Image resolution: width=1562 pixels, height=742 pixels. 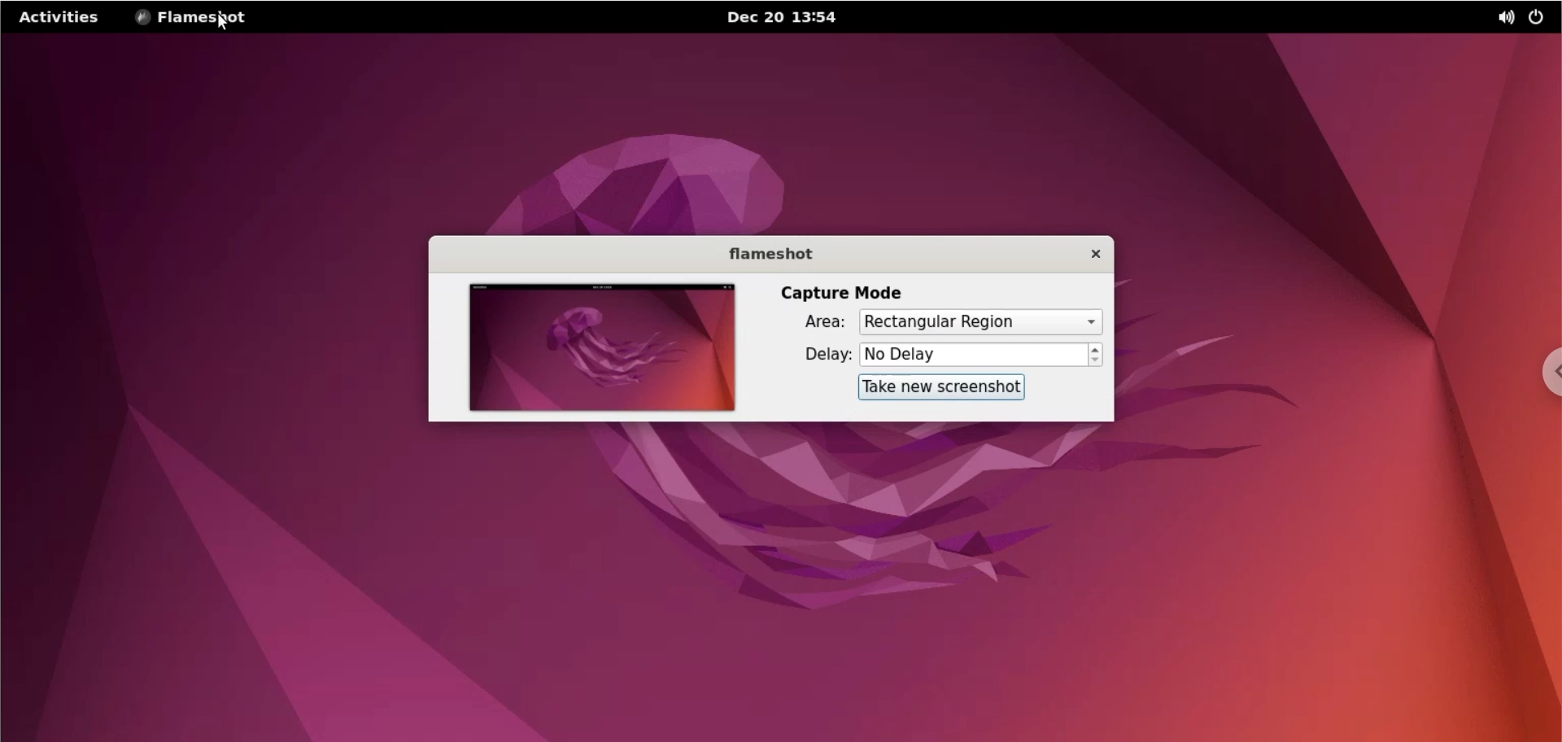 What do you see at coordinates (819, 321) in the screenshot?
I see `area:` at bounding box center [819, 321].